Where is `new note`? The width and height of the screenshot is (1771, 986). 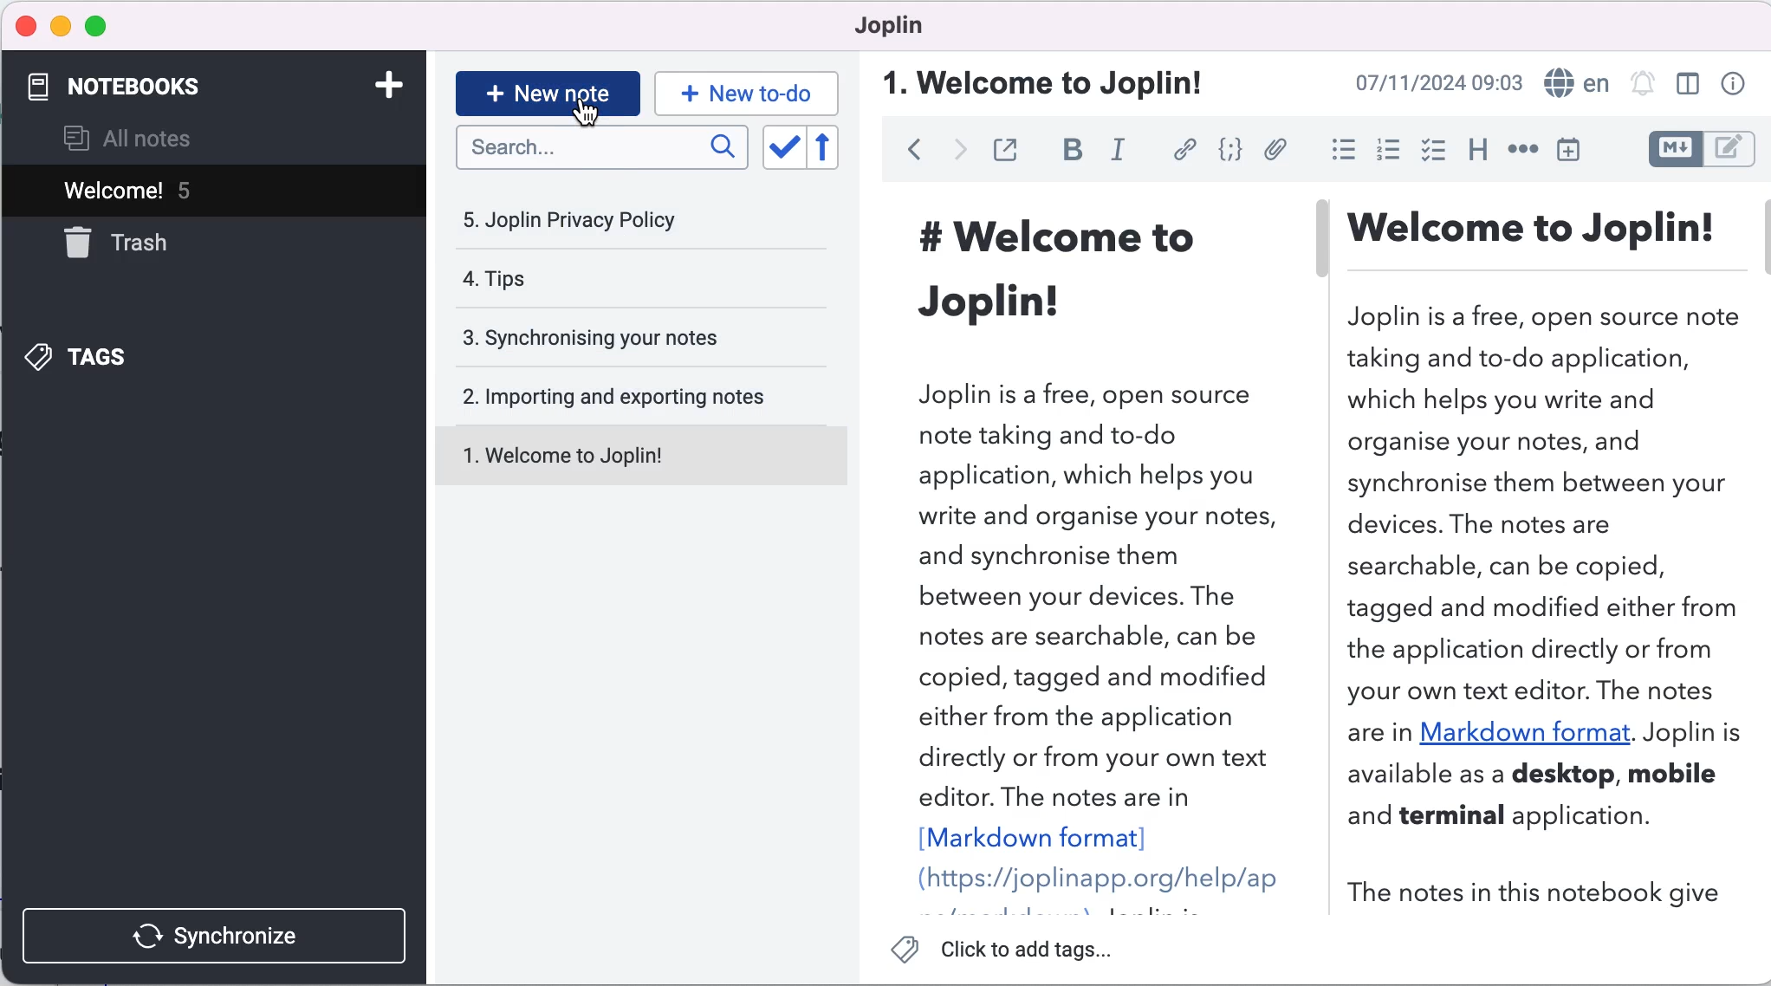 new note is located at coordinates (546, 91).